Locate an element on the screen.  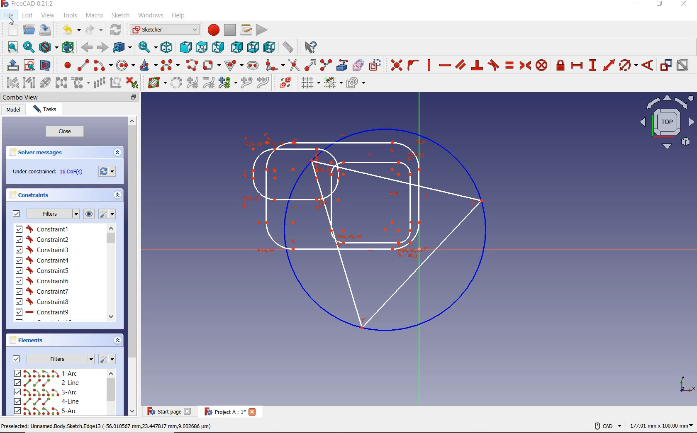
create slot is located at coordinates (252, 65).